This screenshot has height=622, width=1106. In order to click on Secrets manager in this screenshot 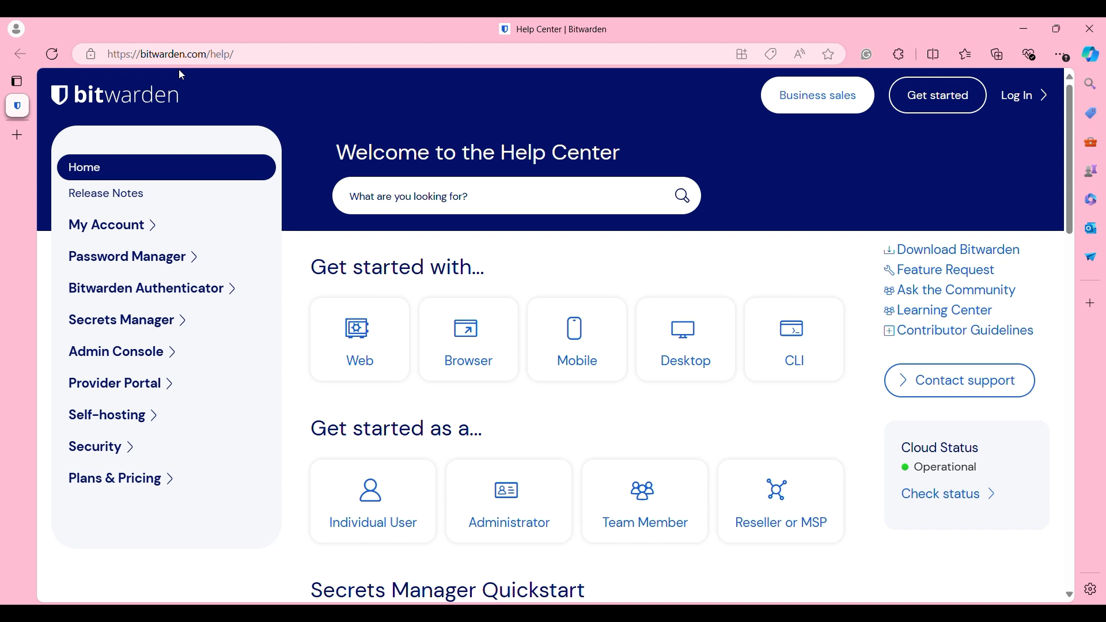, I will do `click(166, 320)`.